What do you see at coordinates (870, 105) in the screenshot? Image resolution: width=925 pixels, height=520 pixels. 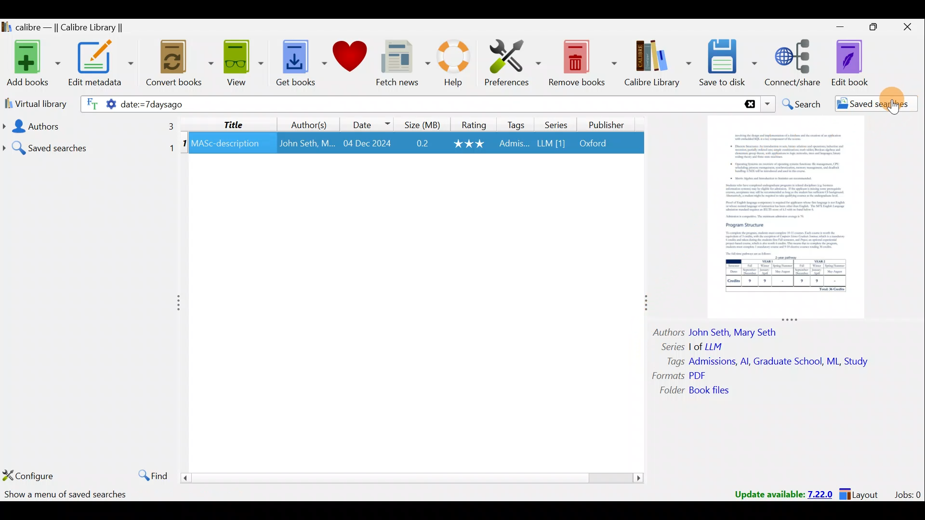 I see `Saved searches` at bounding box center [870, 105].